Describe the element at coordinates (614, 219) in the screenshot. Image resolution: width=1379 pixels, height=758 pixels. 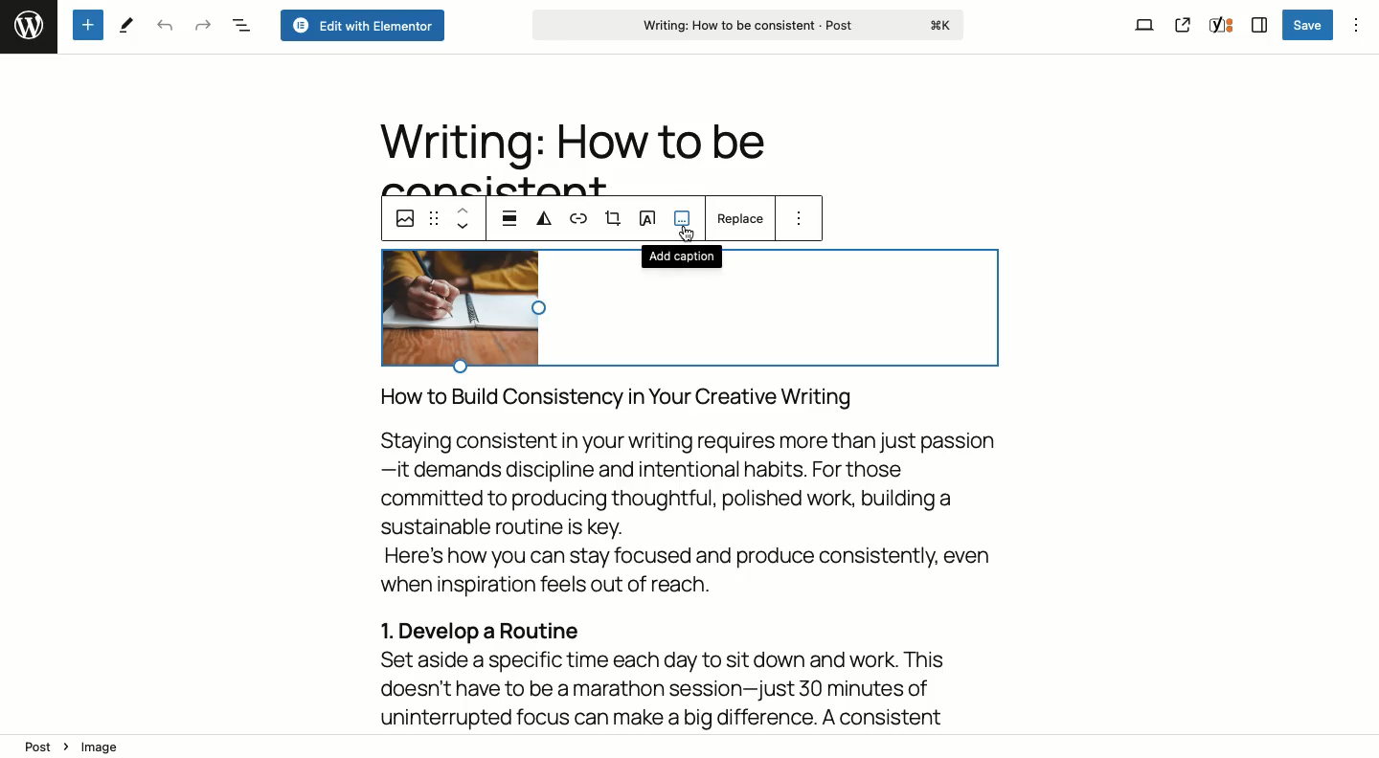
I see `Crop` at that location.